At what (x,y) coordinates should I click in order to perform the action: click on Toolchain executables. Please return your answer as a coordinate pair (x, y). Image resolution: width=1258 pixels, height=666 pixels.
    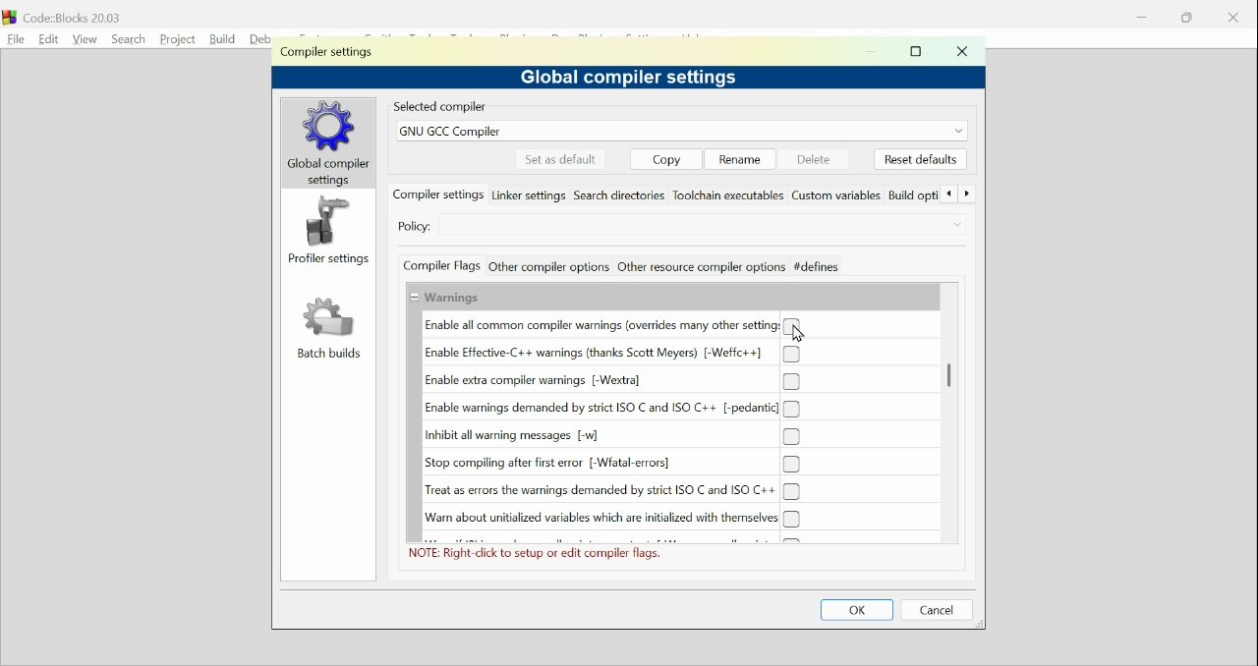
    Looking at the image, I should click on (730, 196).